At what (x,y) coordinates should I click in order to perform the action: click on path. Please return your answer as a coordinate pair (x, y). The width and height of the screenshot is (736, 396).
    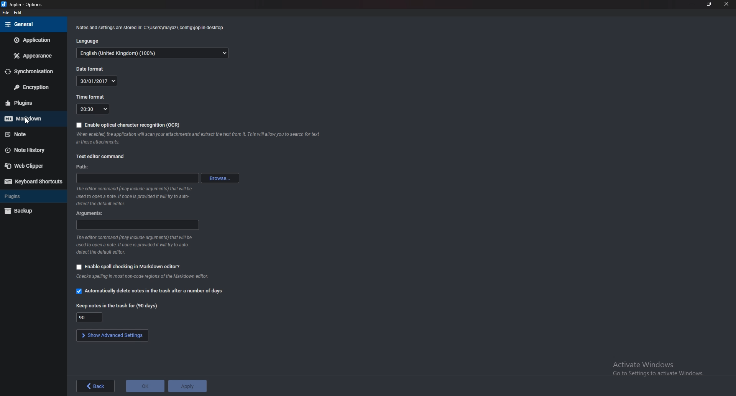
    Looking at the image, I should click on (136, 178).